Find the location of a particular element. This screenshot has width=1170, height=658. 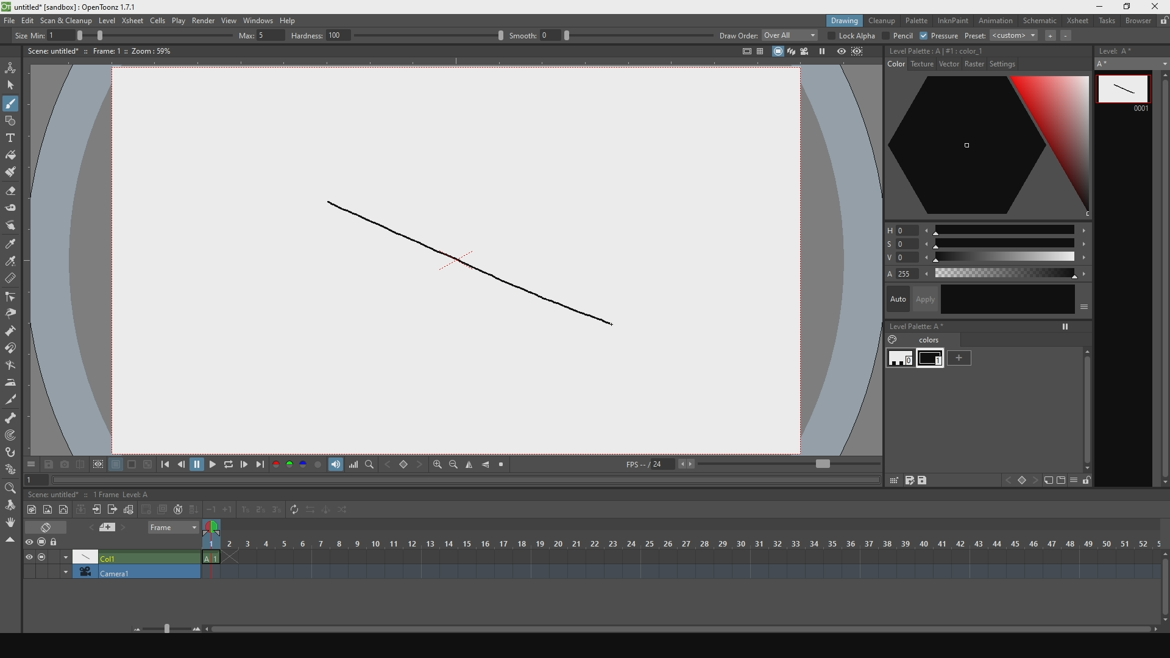

drawing is located at coordinates (837, 21).